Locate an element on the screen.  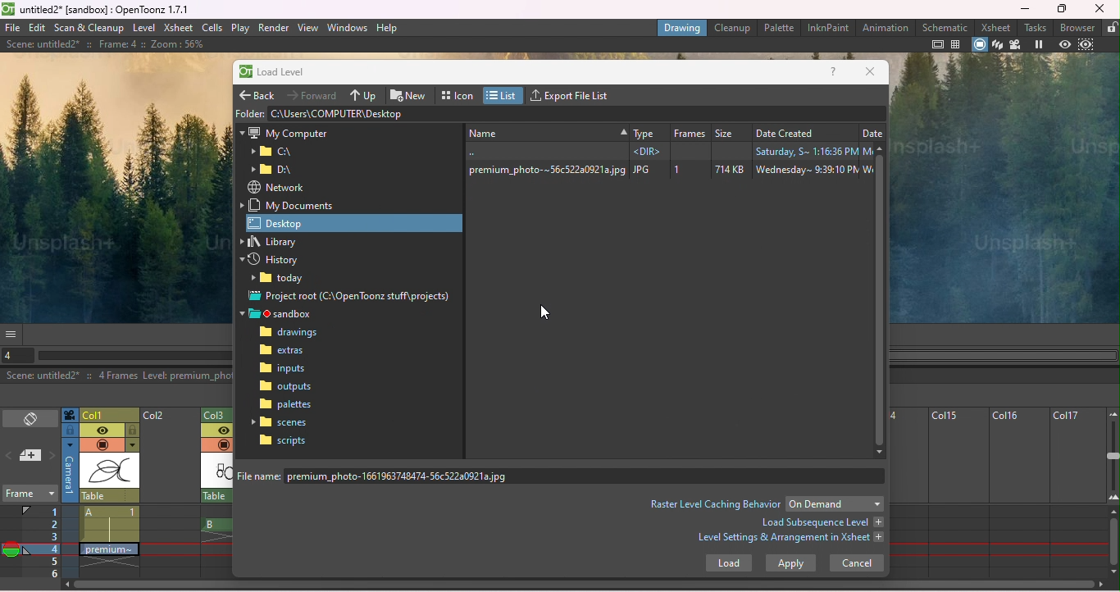
Network is located at coordinates (275, 187).